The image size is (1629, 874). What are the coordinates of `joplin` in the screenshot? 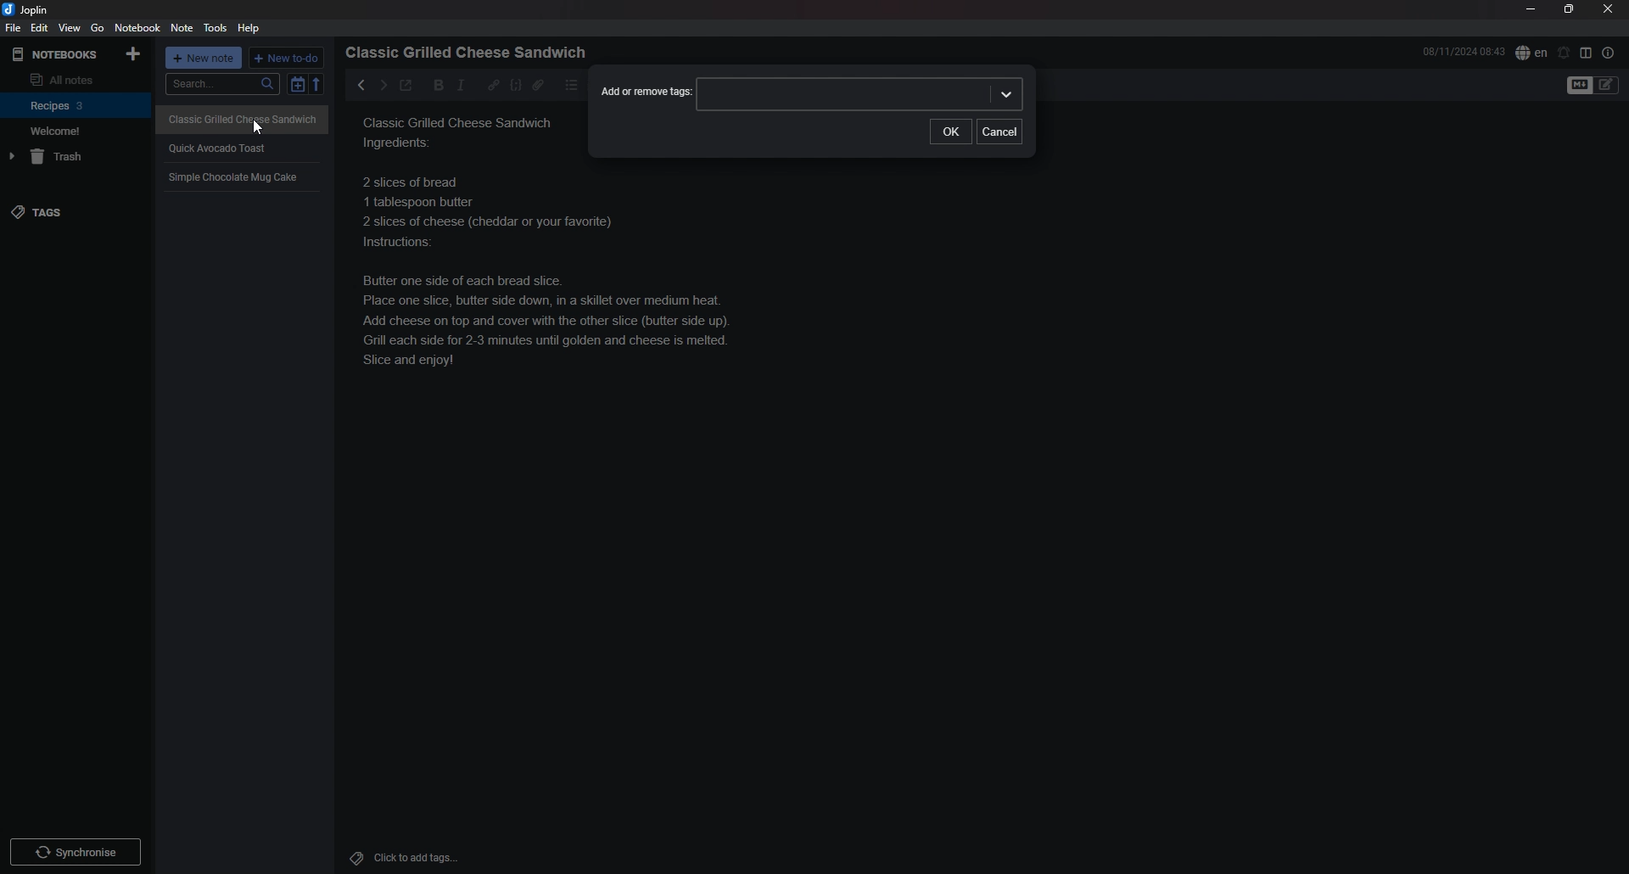 It's located at (28, 9).